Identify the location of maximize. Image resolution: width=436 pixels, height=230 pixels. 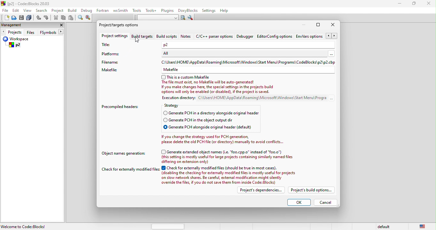
(416, 4).